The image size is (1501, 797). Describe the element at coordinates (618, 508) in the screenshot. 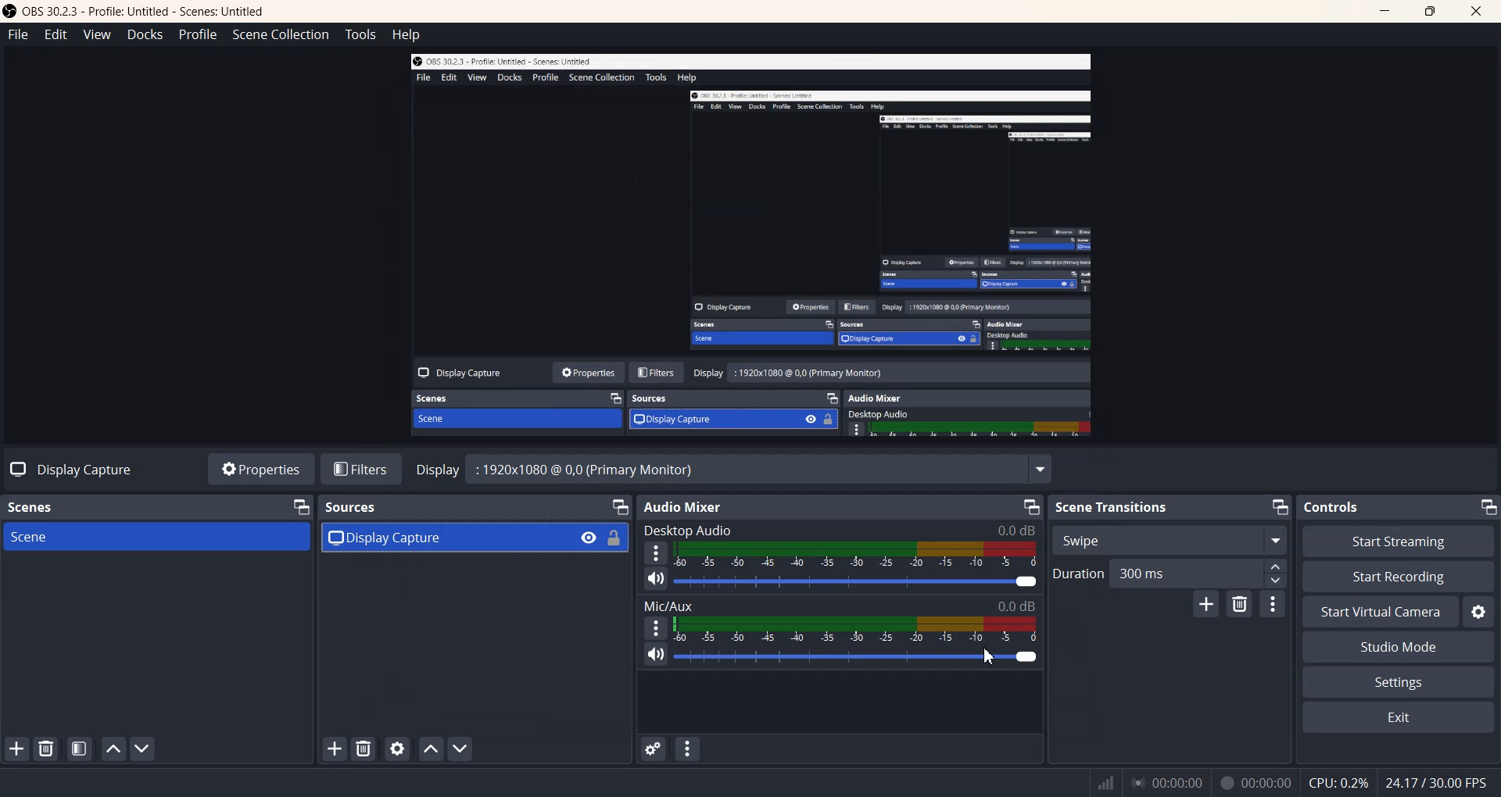

I see `Minimize` at that location.